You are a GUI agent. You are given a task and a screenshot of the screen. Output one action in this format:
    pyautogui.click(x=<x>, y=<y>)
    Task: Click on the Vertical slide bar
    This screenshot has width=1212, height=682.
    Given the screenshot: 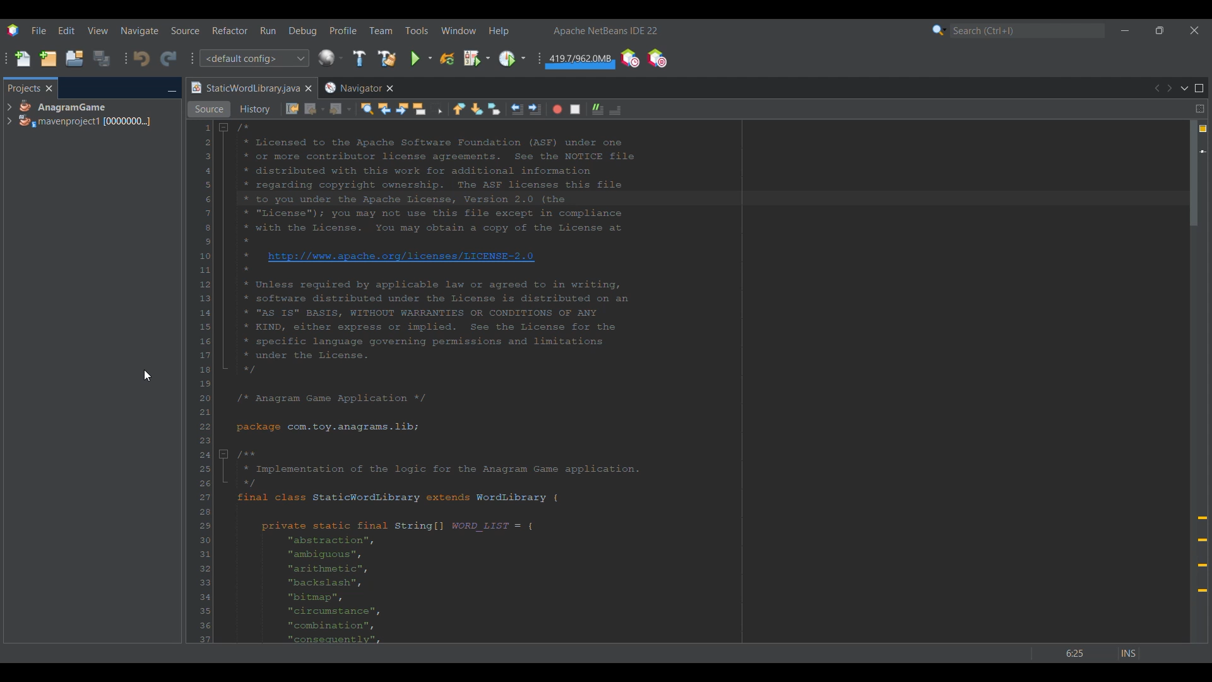 What is the action you would take?
    pyautogui.click(x=1194, y=381)
    